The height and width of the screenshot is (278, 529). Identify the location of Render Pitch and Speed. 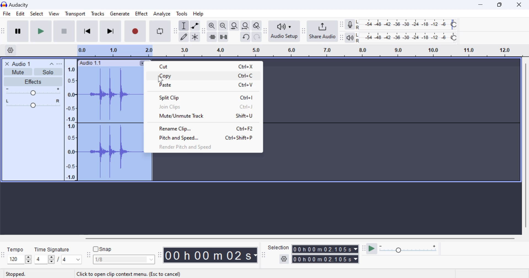
(199, 147).